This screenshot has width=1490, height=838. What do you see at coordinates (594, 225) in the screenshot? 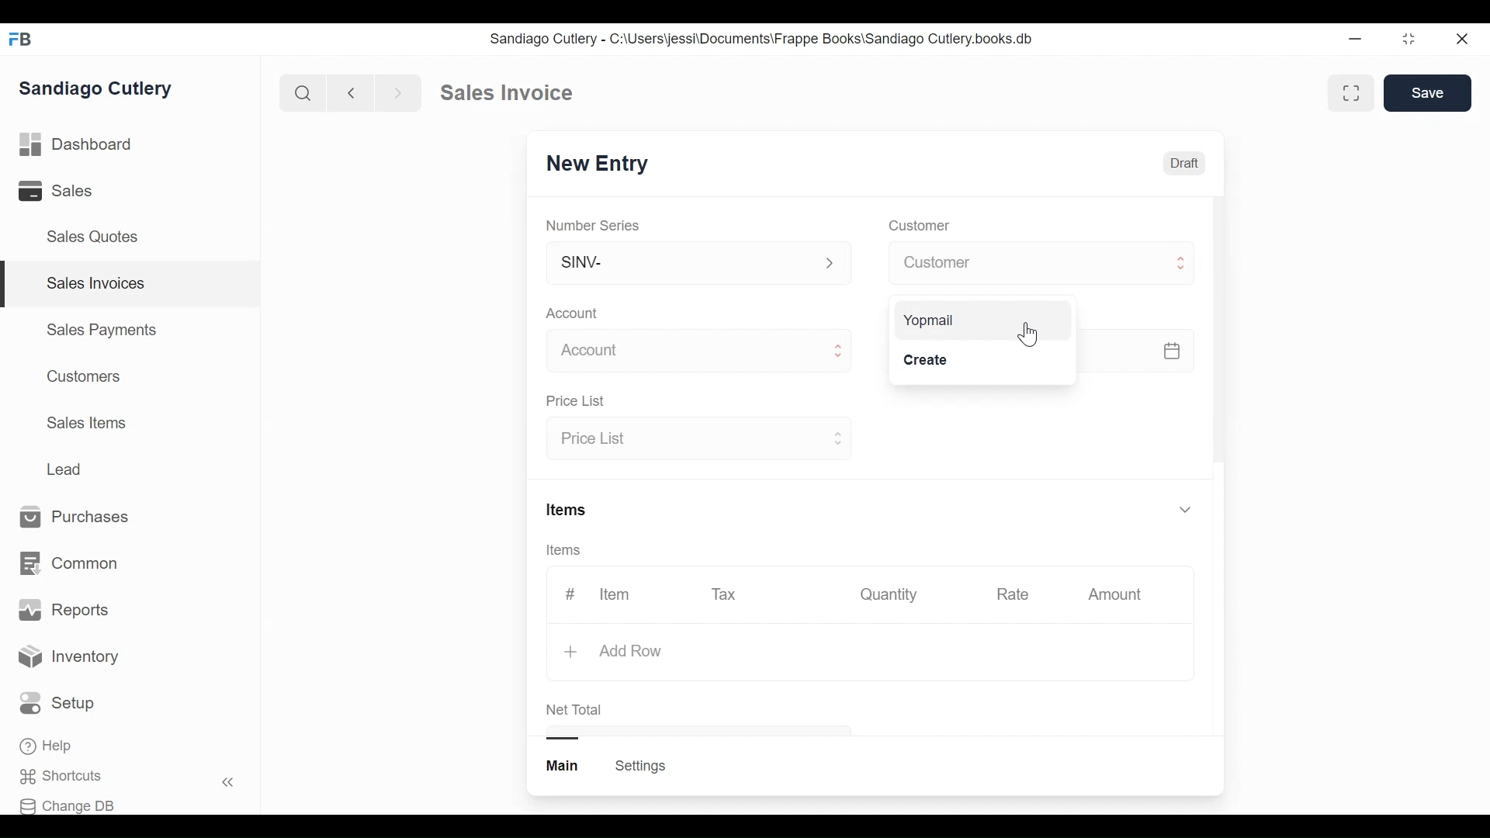
I see `Number Series` at bounding box center [594, 225].